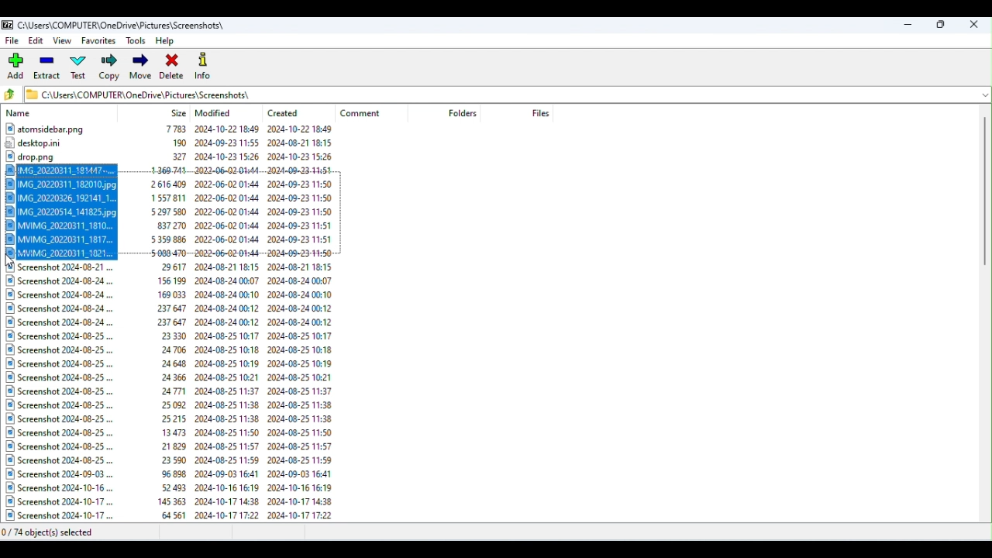  Describe the element at coordinates (48, 69) in the screenshot. I see `Extract` at that location.